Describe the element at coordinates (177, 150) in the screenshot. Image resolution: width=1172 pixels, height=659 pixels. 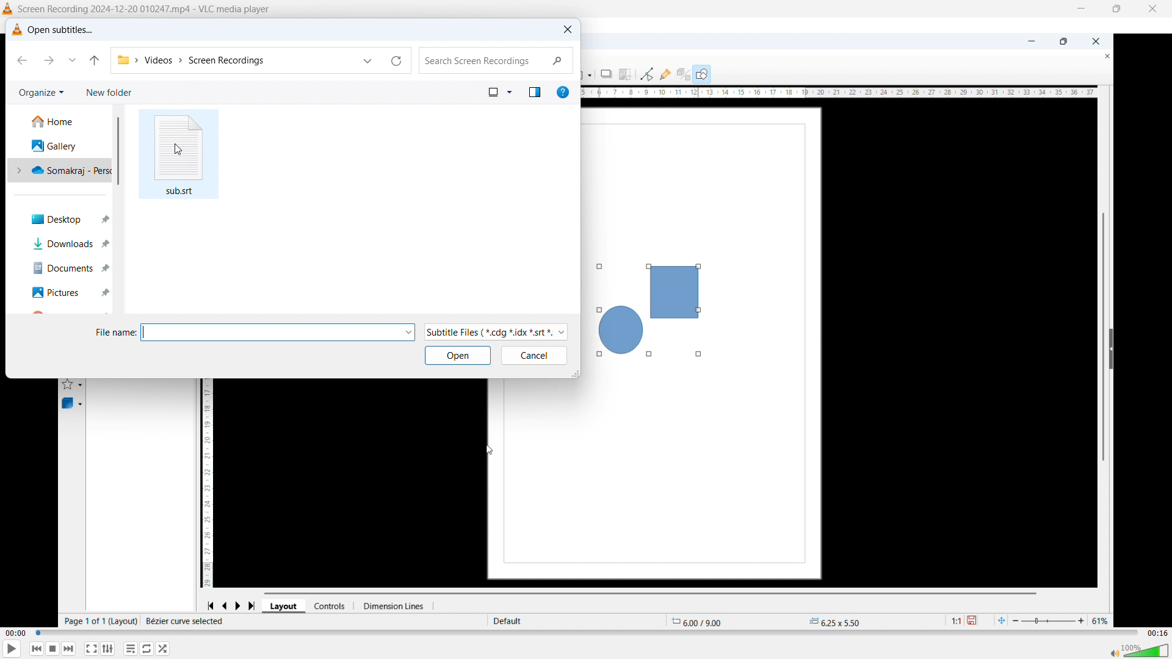
I see `Cursor` at that location.